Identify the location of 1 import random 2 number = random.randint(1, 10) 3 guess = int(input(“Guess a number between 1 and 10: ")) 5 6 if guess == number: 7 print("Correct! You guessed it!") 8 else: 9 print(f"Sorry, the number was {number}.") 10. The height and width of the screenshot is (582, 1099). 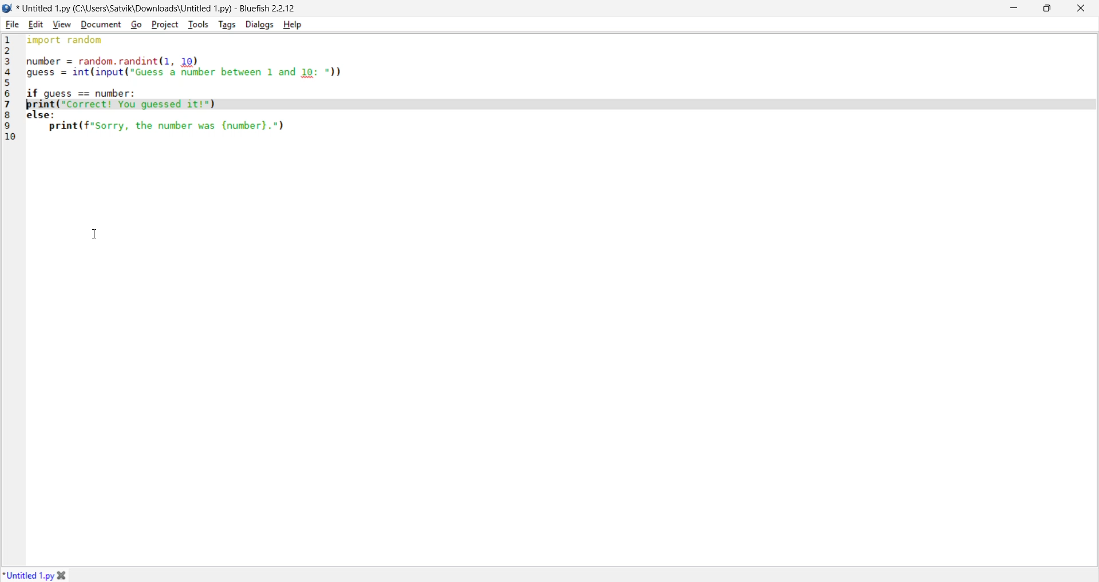
(177, 90).